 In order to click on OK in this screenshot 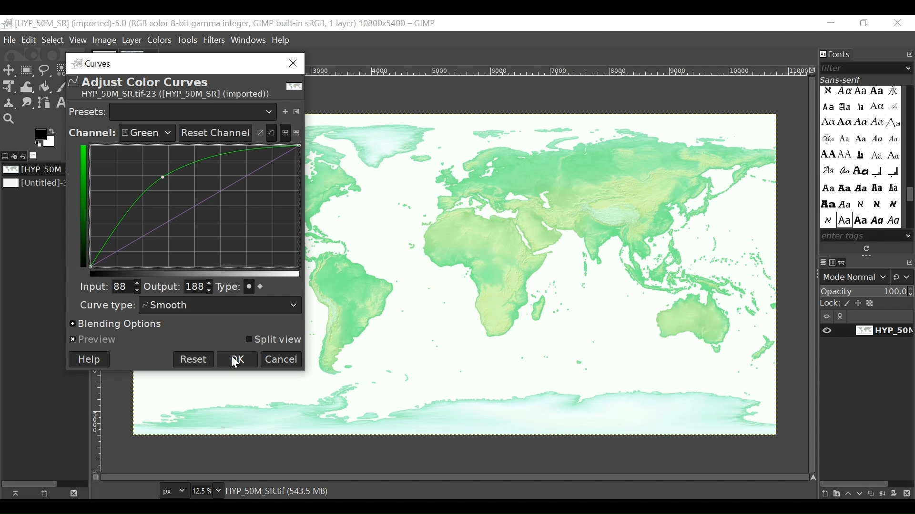, I will do `click(238, 359)`.